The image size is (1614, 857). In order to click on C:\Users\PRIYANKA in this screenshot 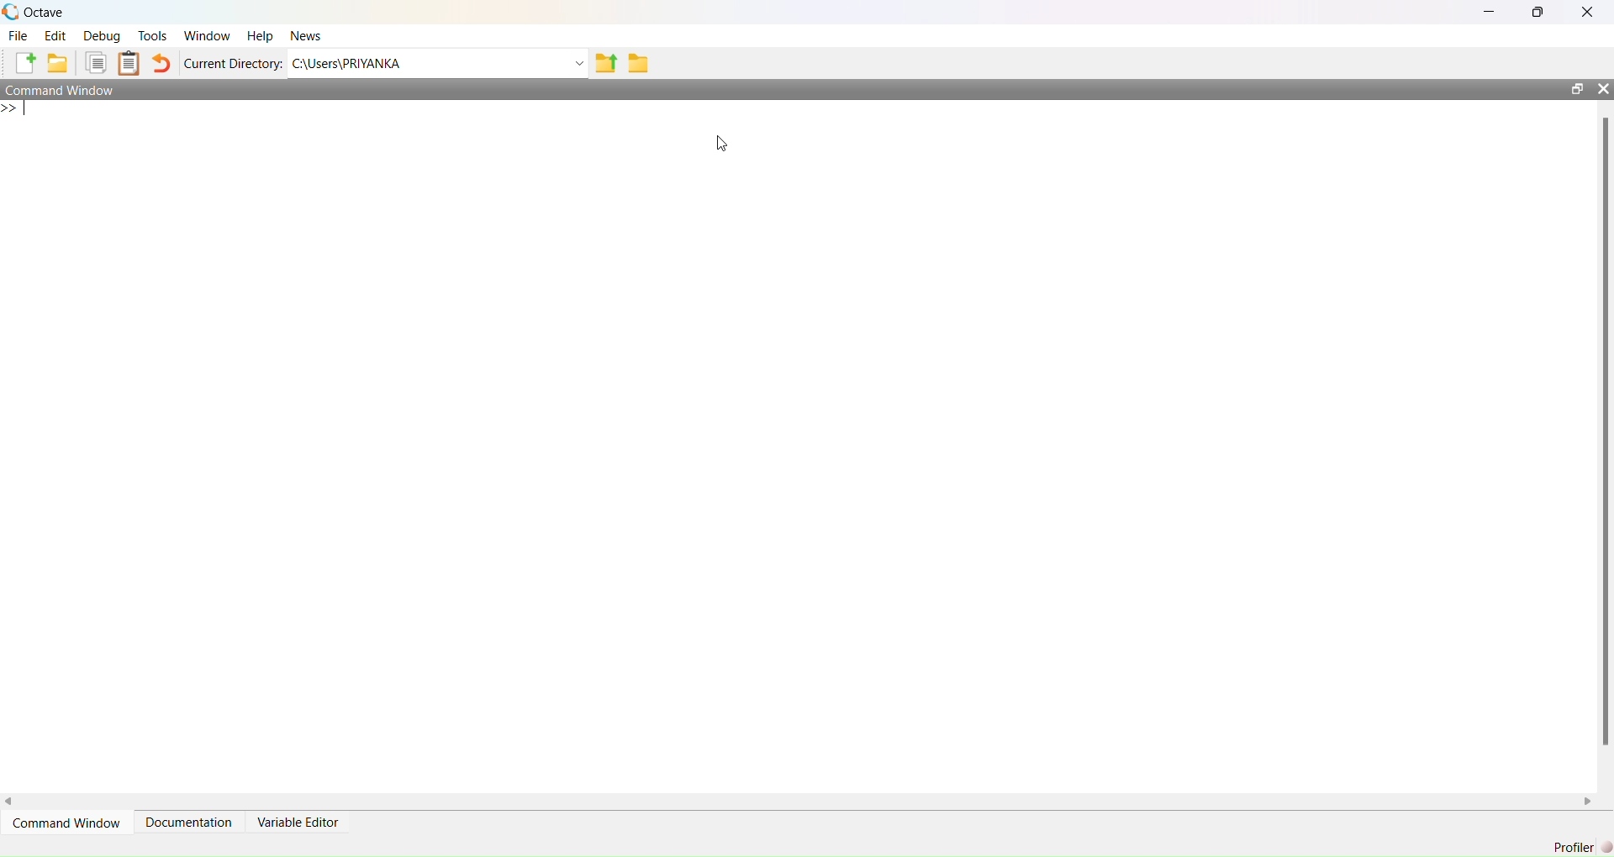, I will do `click(347, 65)`.